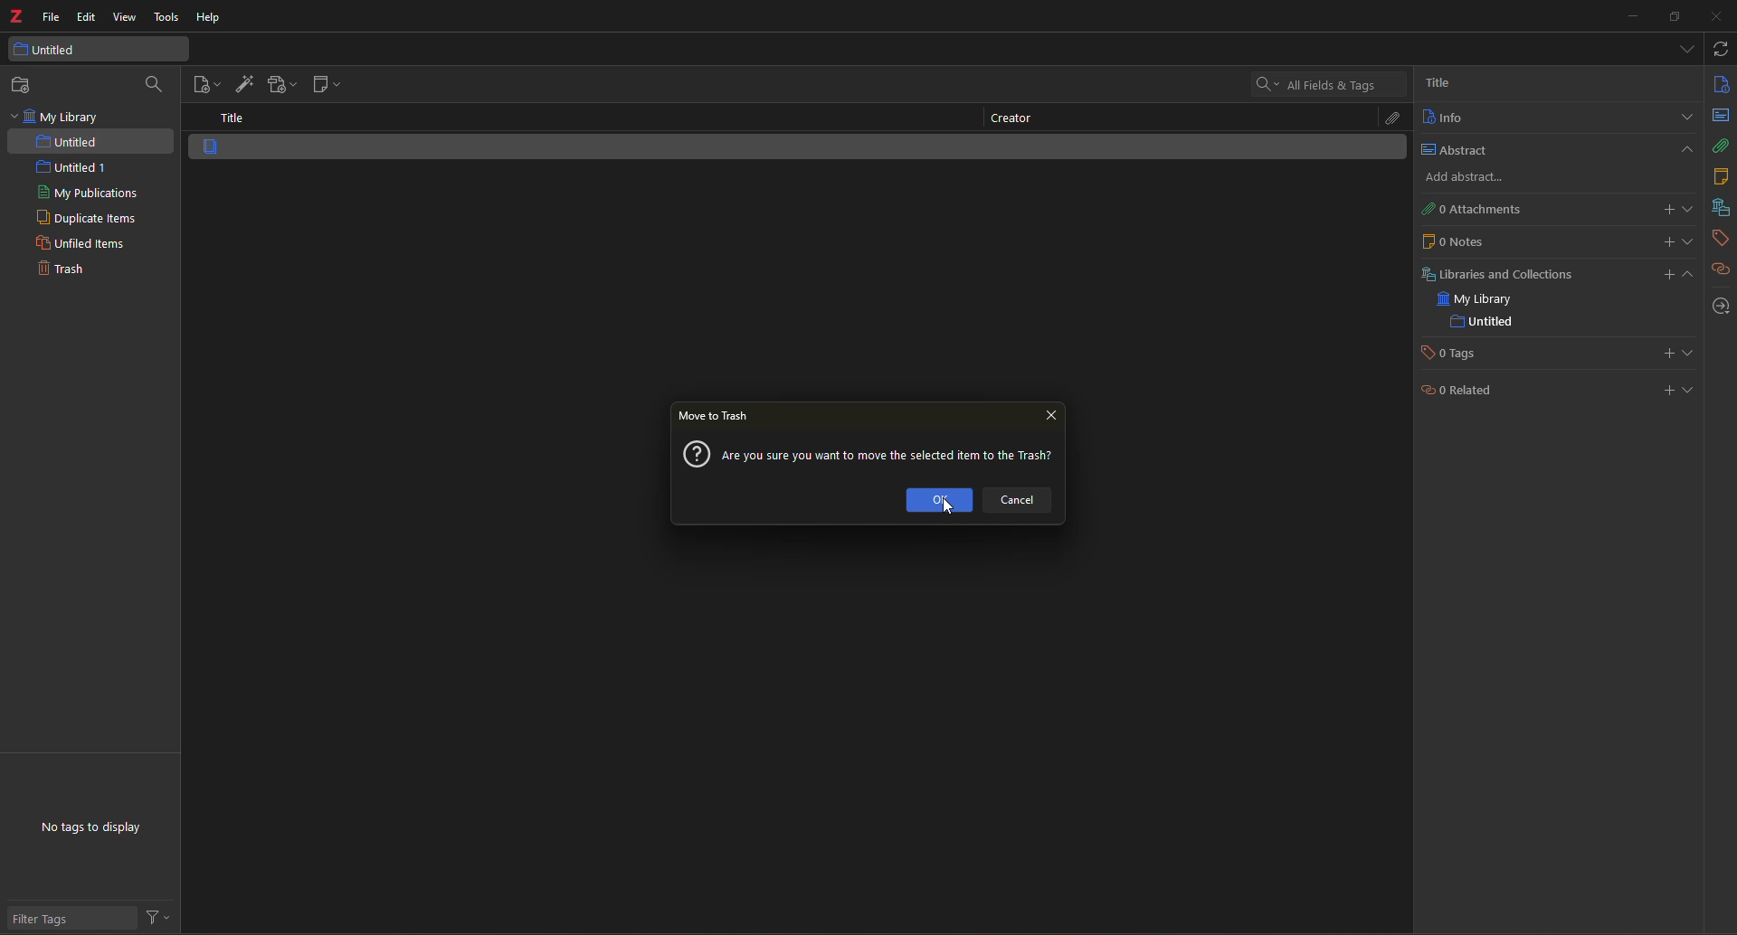  Describe the element at coordinates (89, 194) in the screenshot. I see `my publications` at that location.